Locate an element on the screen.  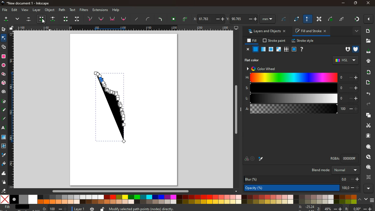
files is located at coordinates (367, 41).